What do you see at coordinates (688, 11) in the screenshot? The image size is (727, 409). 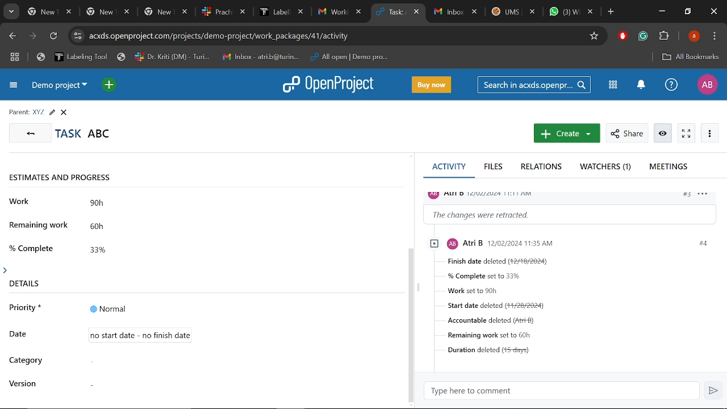 I see `Restore down` at bounding box center [688, 11].